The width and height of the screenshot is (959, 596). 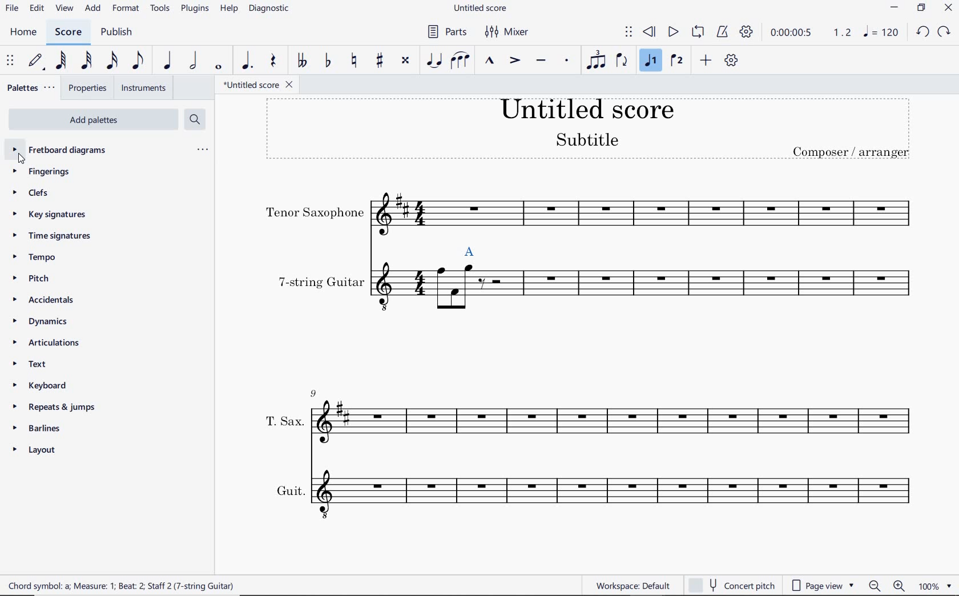 What do you see at coordinates (42, 451) in the screenshot?
I see `LAYOUT` at bounding box center [42, 451].